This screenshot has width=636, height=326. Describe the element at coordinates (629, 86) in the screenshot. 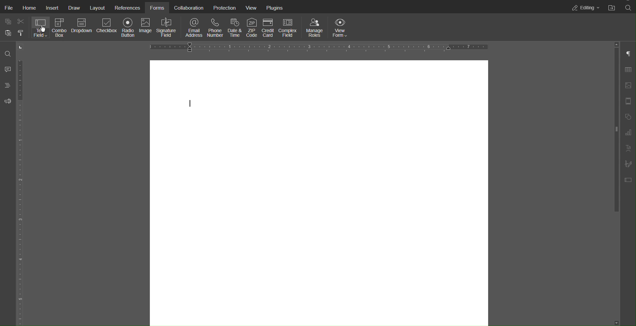

I see `Image Settings` at that location.